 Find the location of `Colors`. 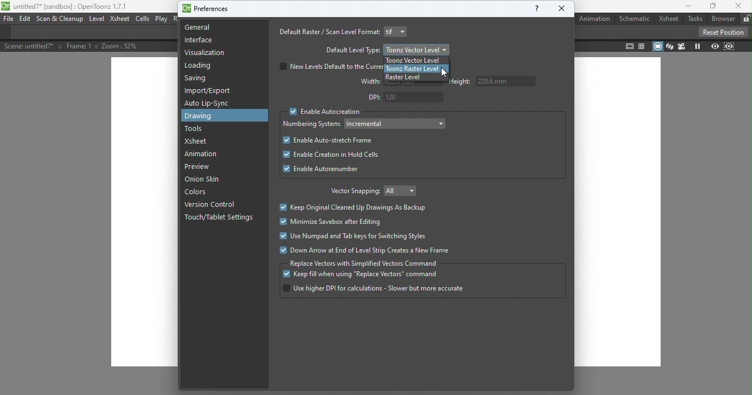

Colors is located at coordinates (200, 193).